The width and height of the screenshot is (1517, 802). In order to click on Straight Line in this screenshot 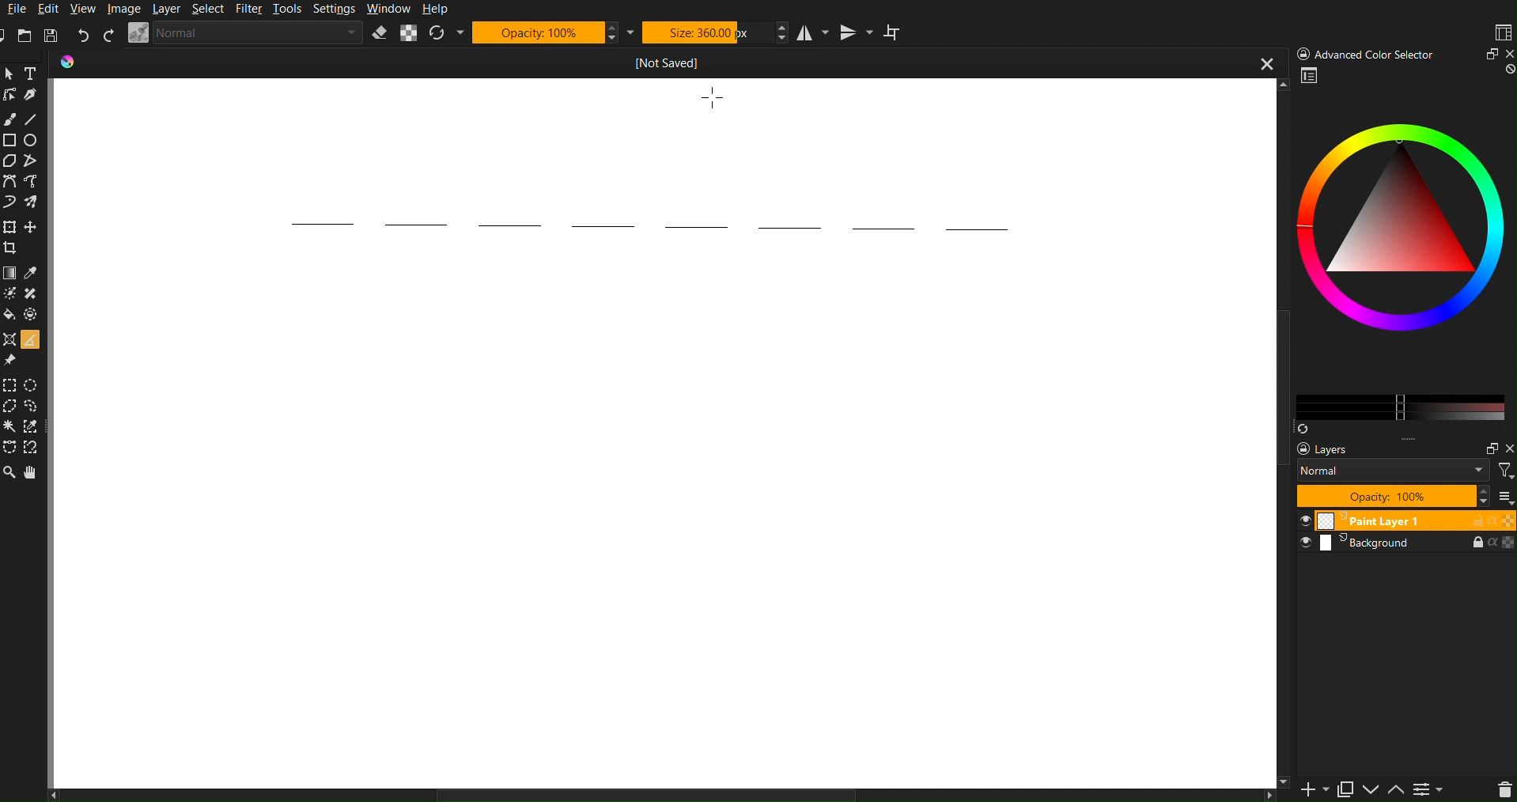, I will do `click(35, 162)`.